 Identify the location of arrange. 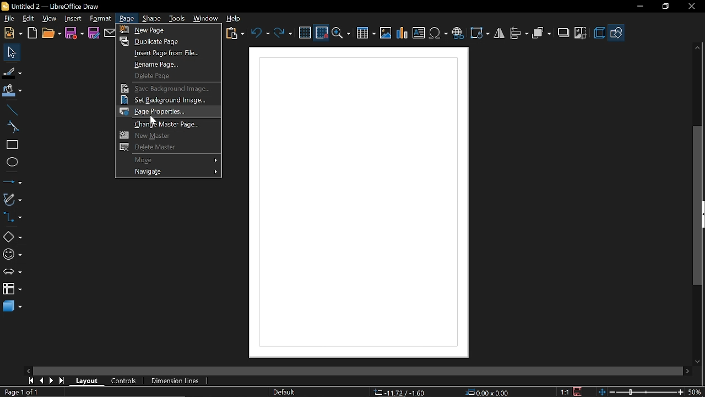
(543, 34).